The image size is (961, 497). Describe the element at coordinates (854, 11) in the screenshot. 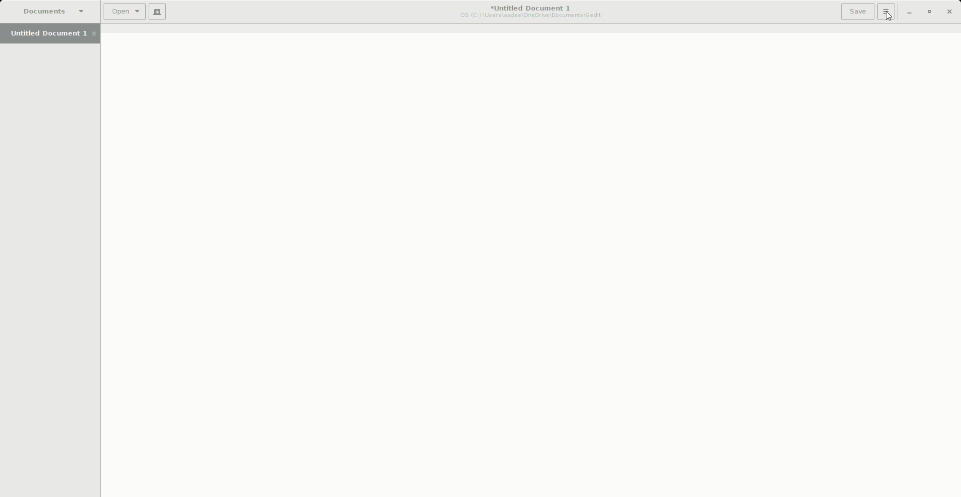

I see `Save` at that location.